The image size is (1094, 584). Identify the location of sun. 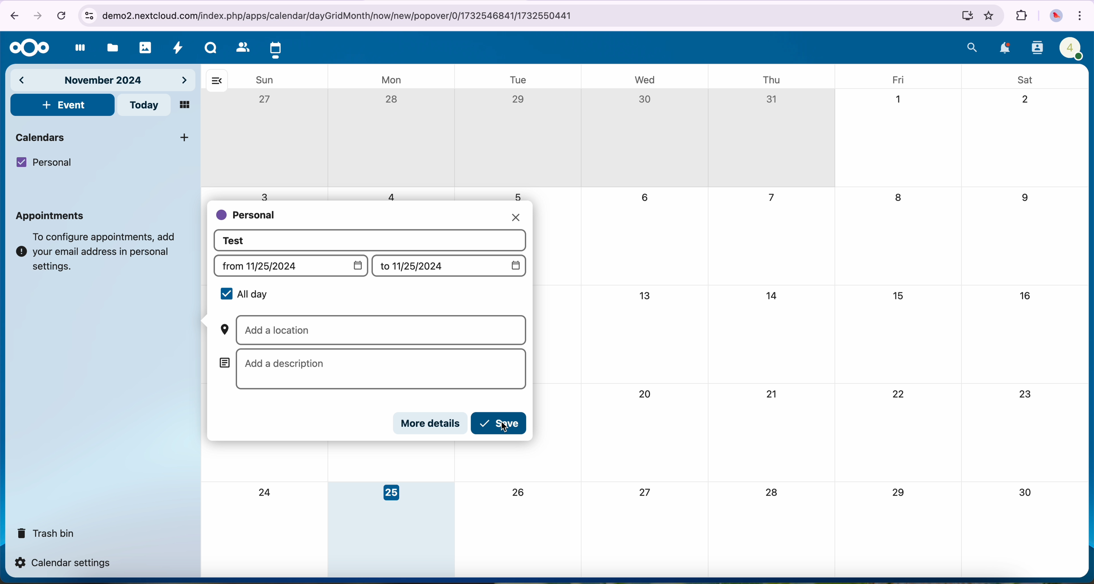
(265, 79).